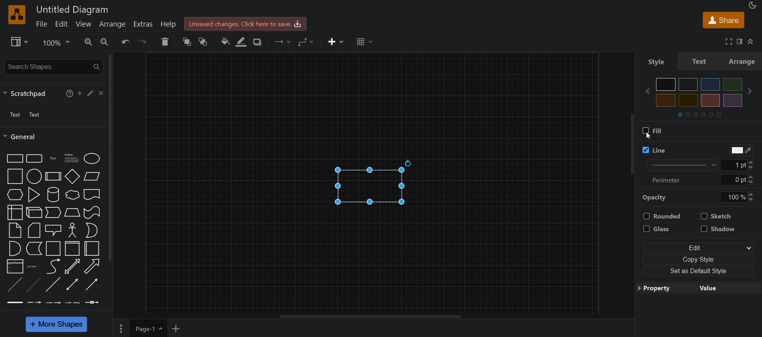 This screenshot has width=762, height=337. Describe the element at coordinates (666, 181) in the screenshot. I see `perimeter` at that location.